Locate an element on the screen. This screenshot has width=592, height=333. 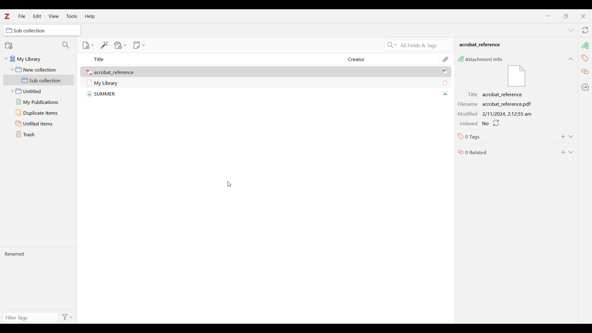
Collapse is located at coordinates (571, 59).